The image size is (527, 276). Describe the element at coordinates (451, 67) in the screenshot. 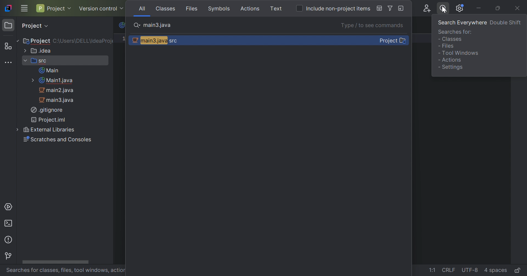

I see `- Settings` at that location.